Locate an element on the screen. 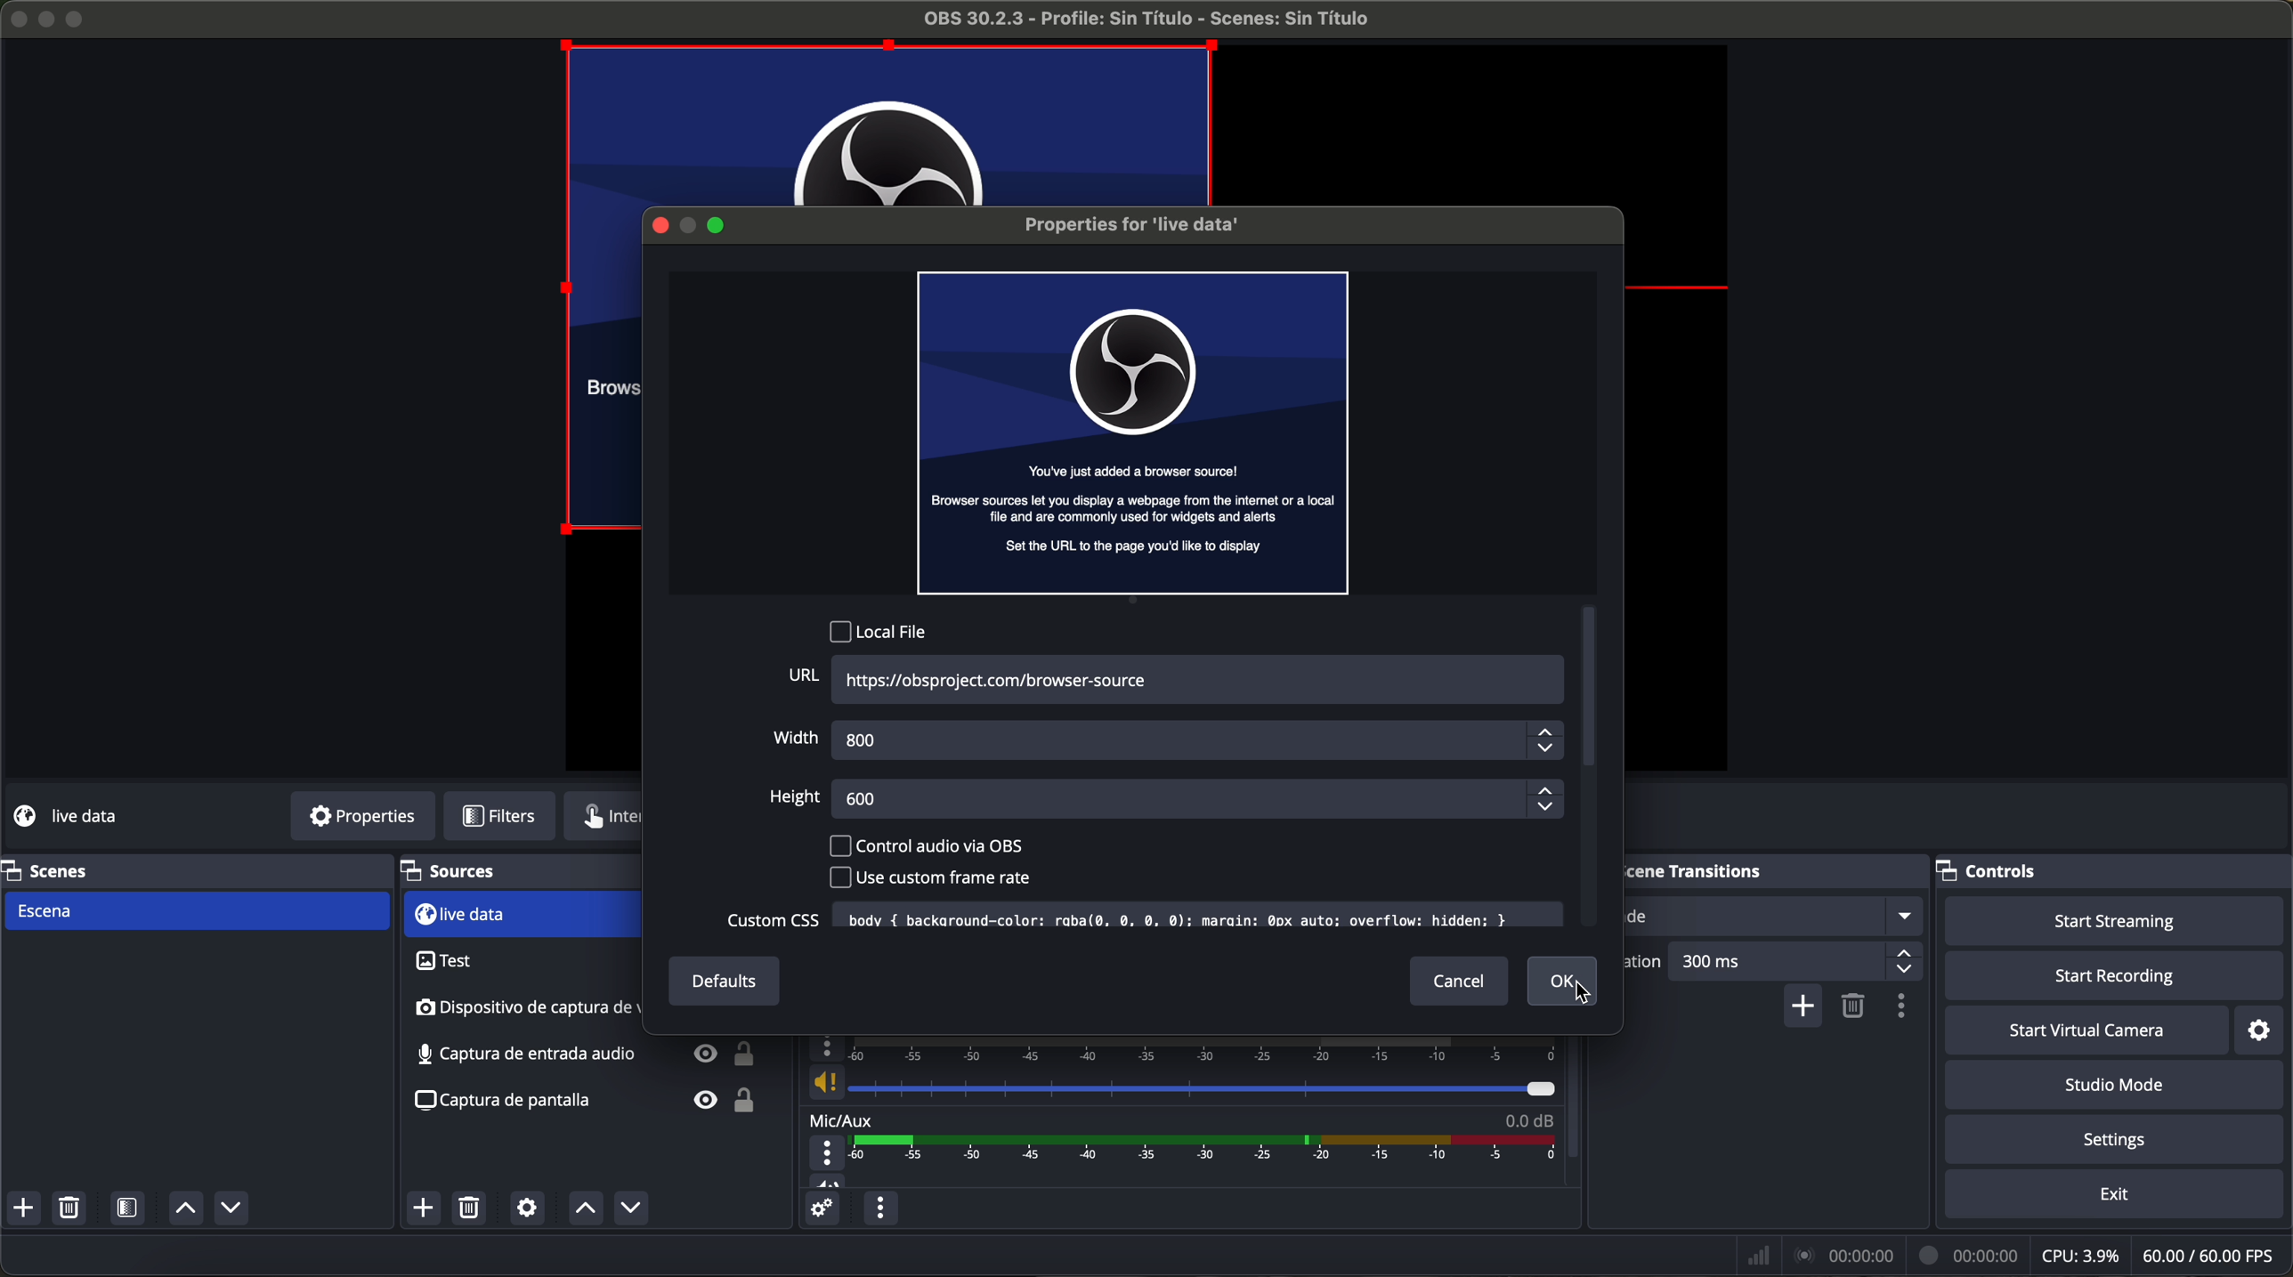 This screenshot has height=1277, width=2293. video capture device is located at coordinates (520, 964).